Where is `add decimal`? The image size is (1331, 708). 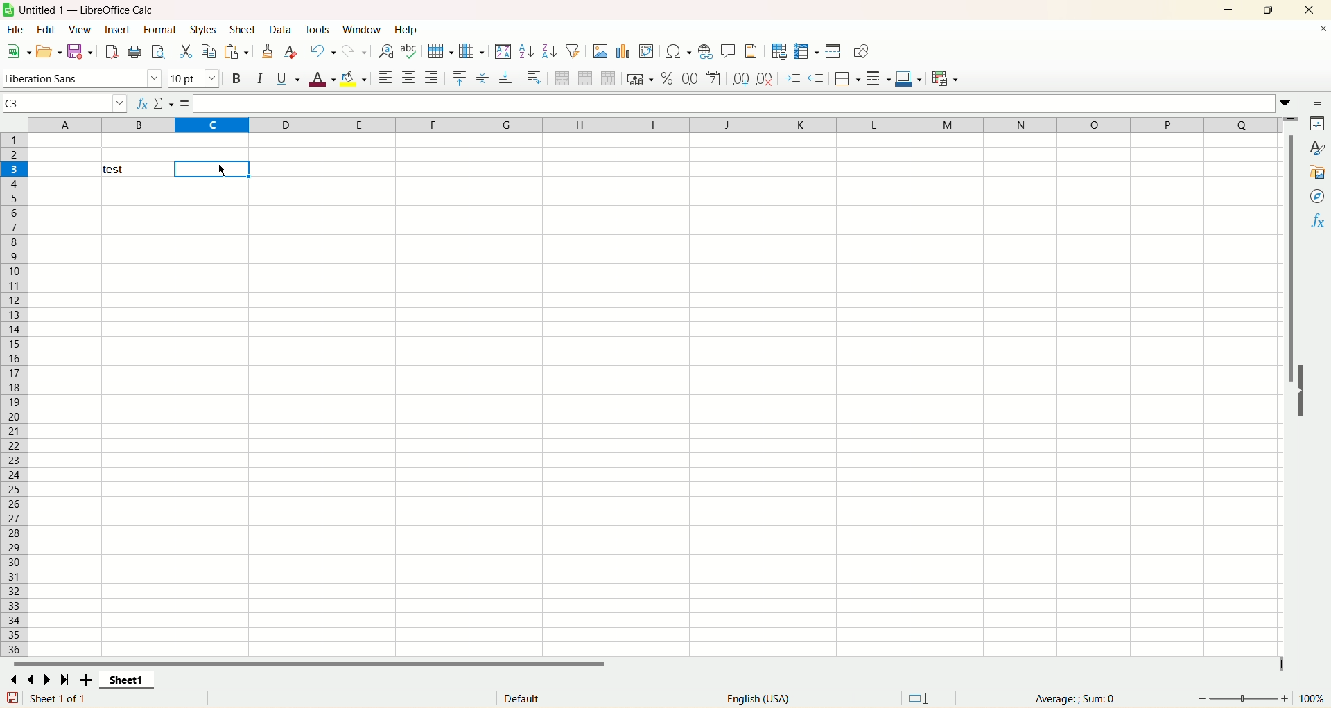 add decimal is located at coordinates (741, 79).